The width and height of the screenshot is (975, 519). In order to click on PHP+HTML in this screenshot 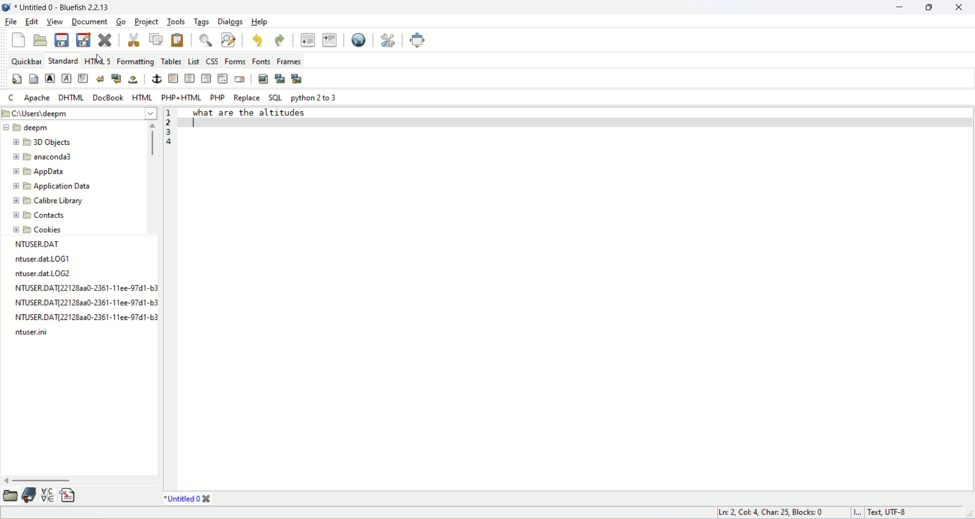, I will do `click(181, 98)`.